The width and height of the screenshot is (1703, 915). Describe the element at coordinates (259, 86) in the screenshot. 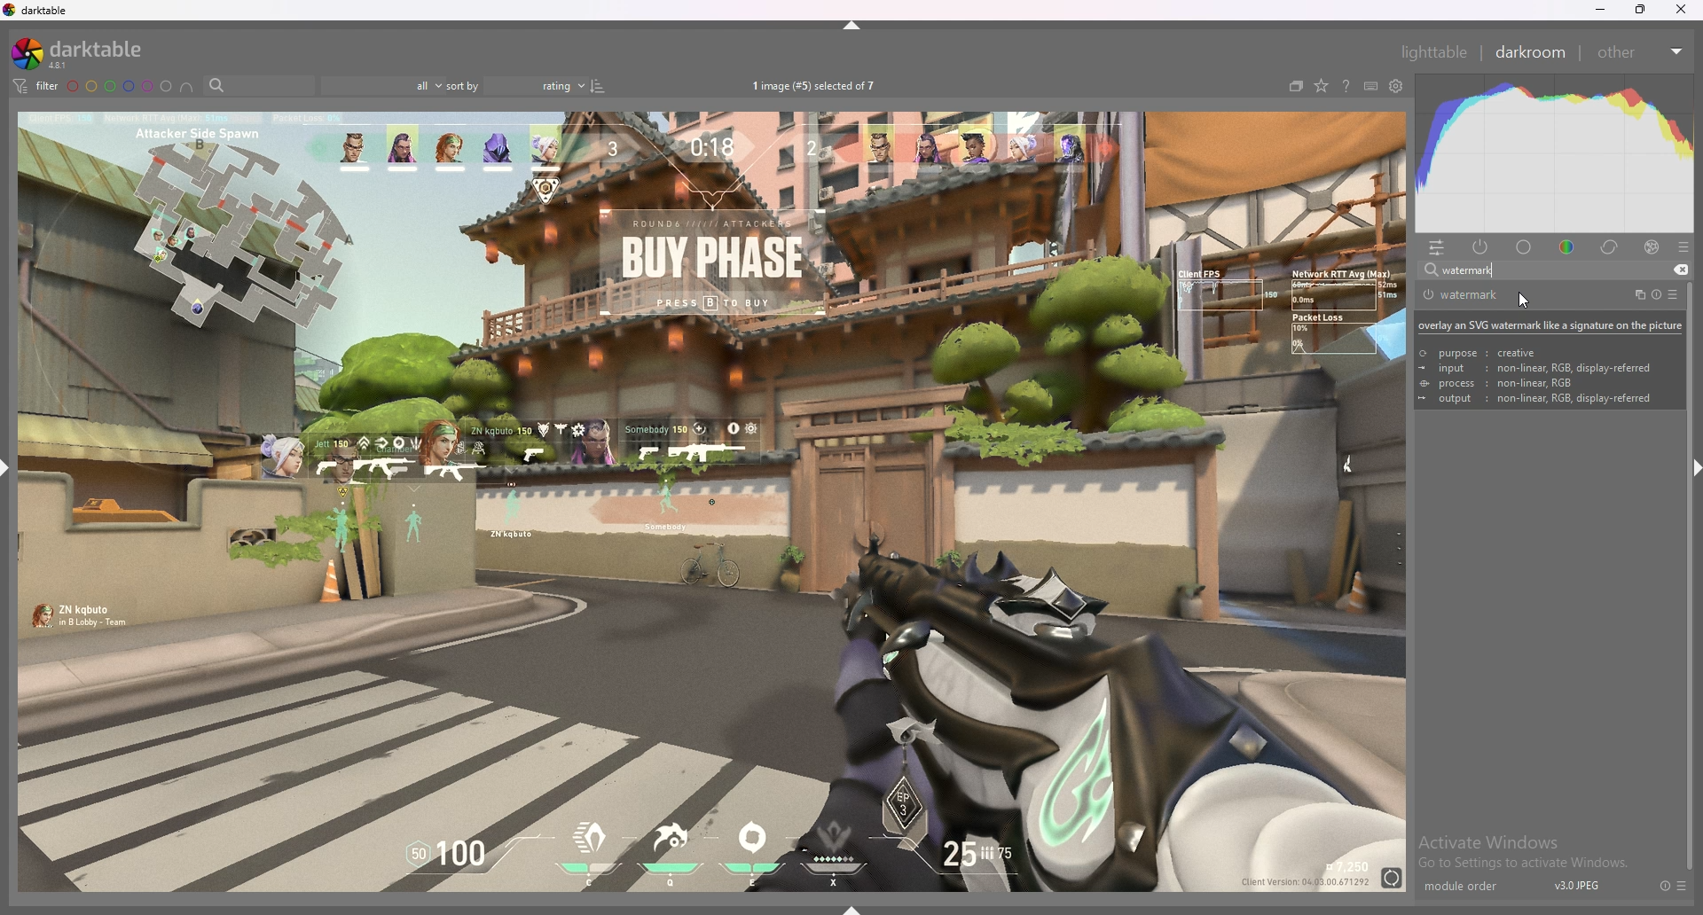

I see `filter by text` at that location.